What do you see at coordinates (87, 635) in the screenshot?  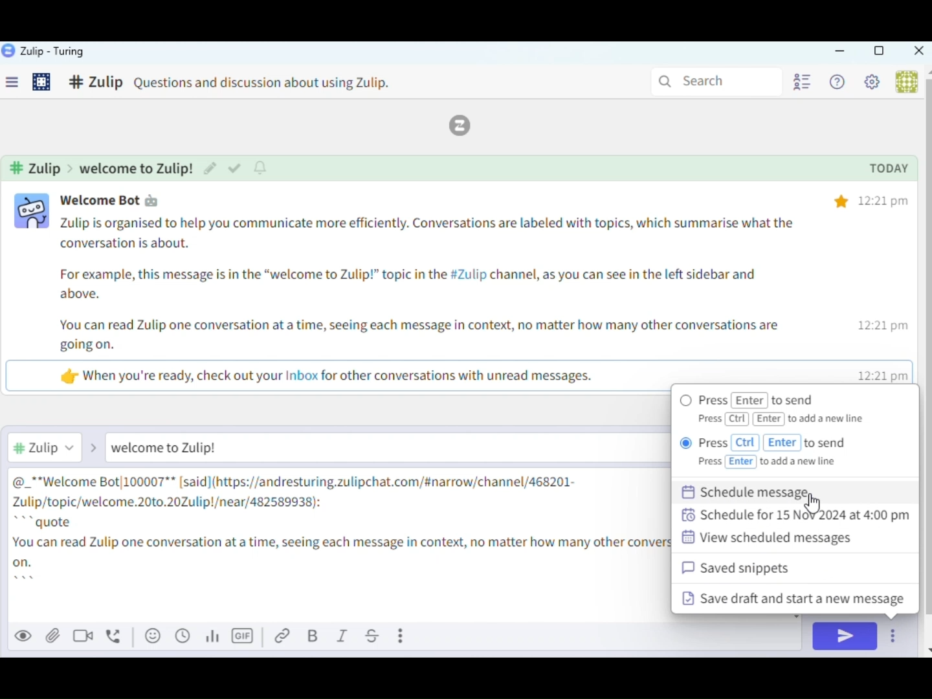 I see `Video Call` at bounding box center [87, 635].